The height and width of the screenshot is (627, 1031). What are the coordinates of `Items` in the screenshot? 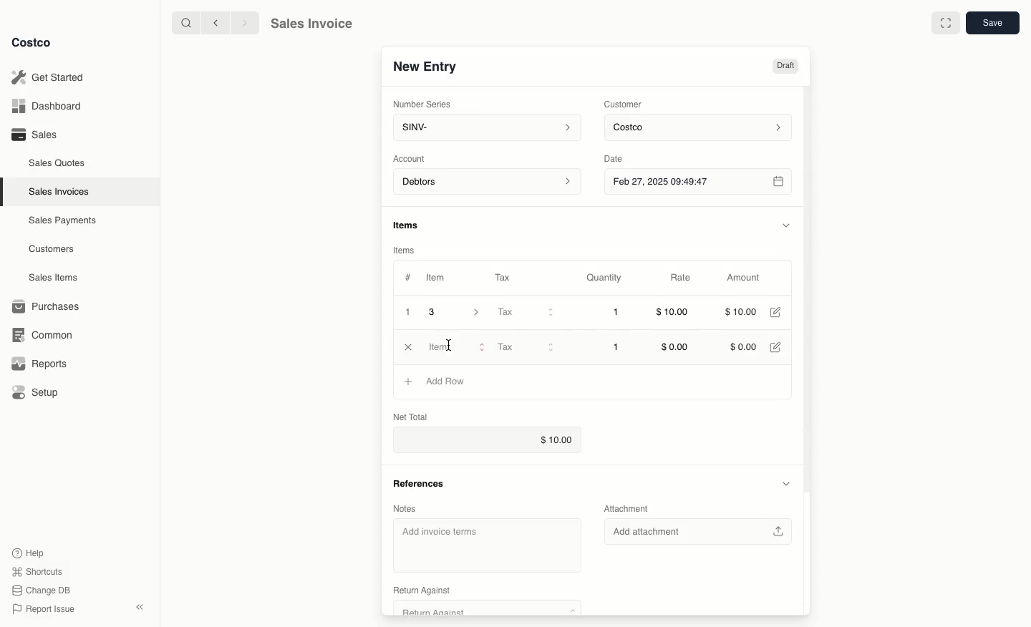 It's located at (412, 226).